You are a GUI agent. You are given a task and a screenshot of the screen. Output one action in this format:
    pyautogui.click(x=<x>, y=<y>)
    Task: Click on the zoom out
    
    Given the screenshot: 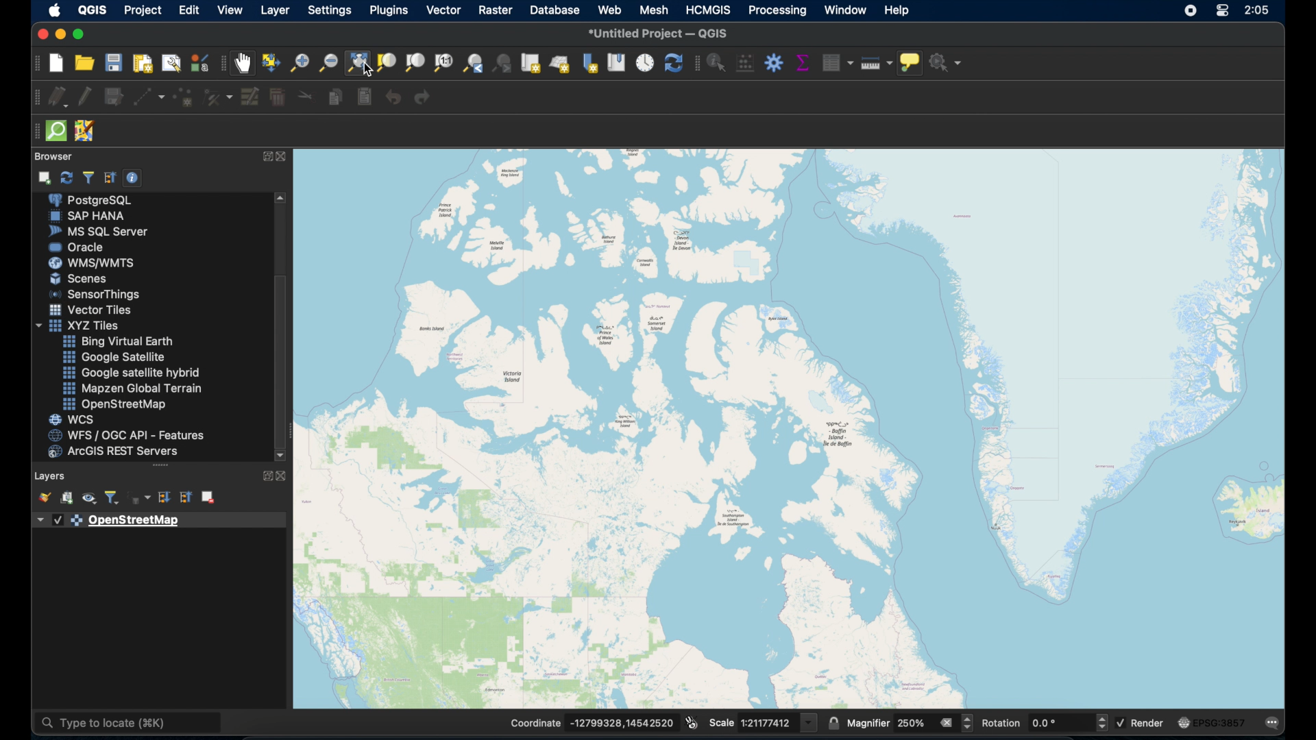 What is the action you would take?
    pyautogui.click(x=326, y=60)
    